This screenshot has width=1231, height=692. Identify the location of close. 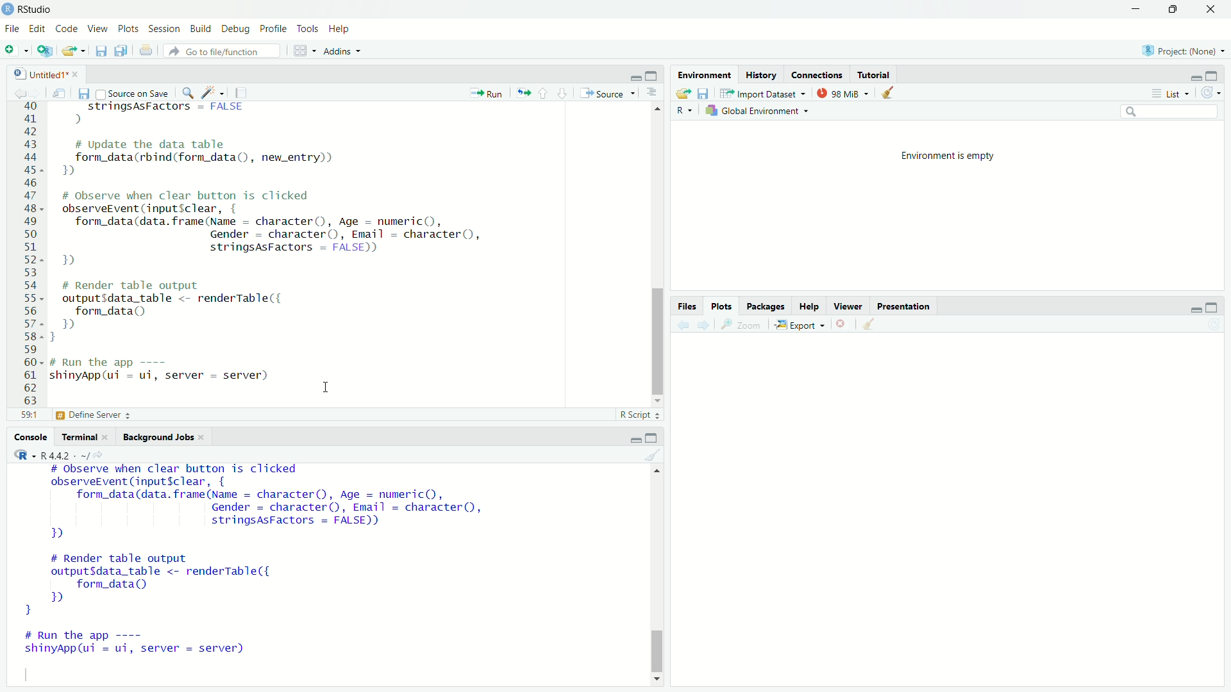
(1214, 9).